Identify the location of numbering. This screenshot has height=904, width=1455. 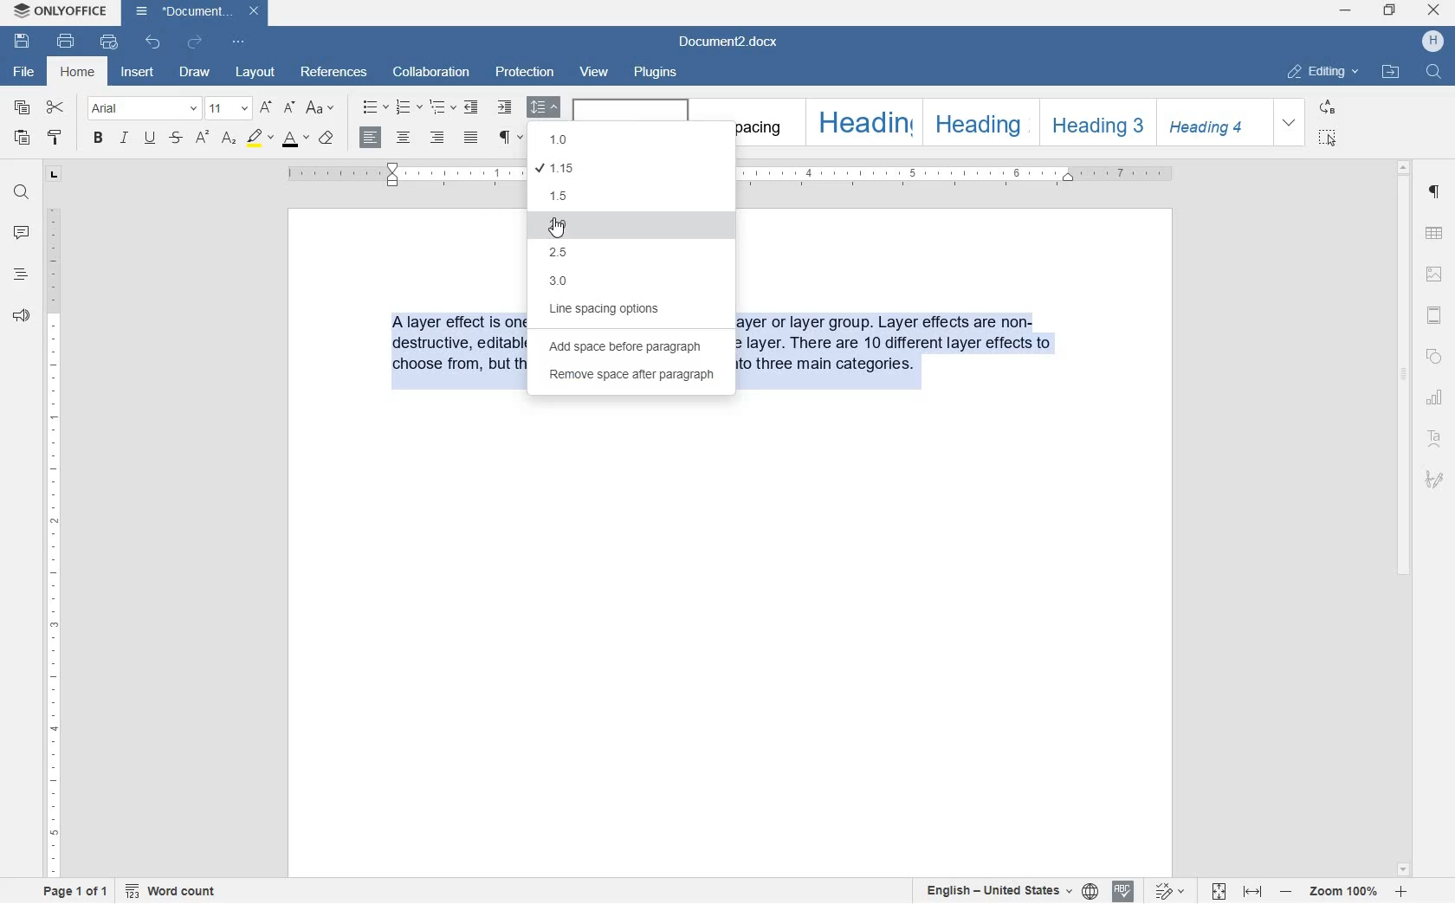
(406, 107).